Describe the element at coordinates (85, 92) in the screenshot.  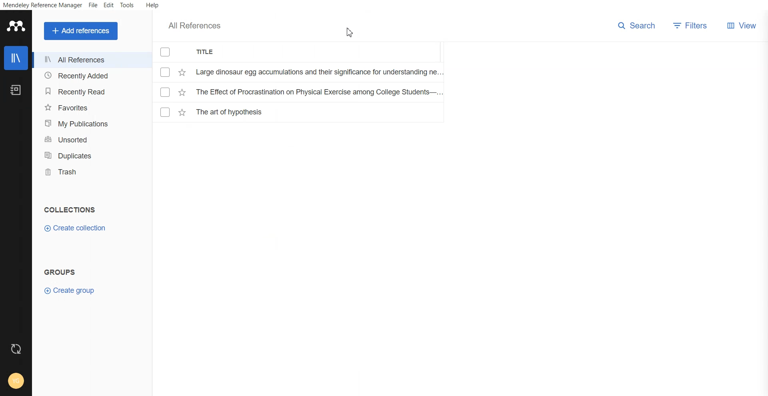
I see `Recently Read` at that location.